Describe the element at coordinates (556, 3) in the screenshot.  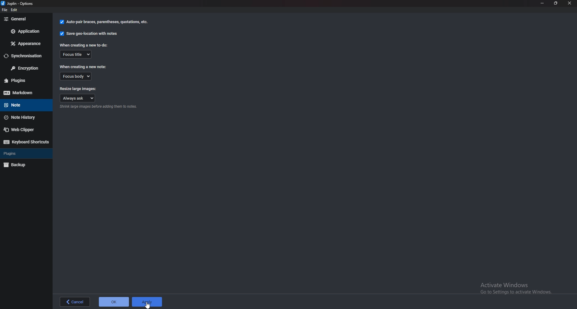
I see `Resize` at that location.